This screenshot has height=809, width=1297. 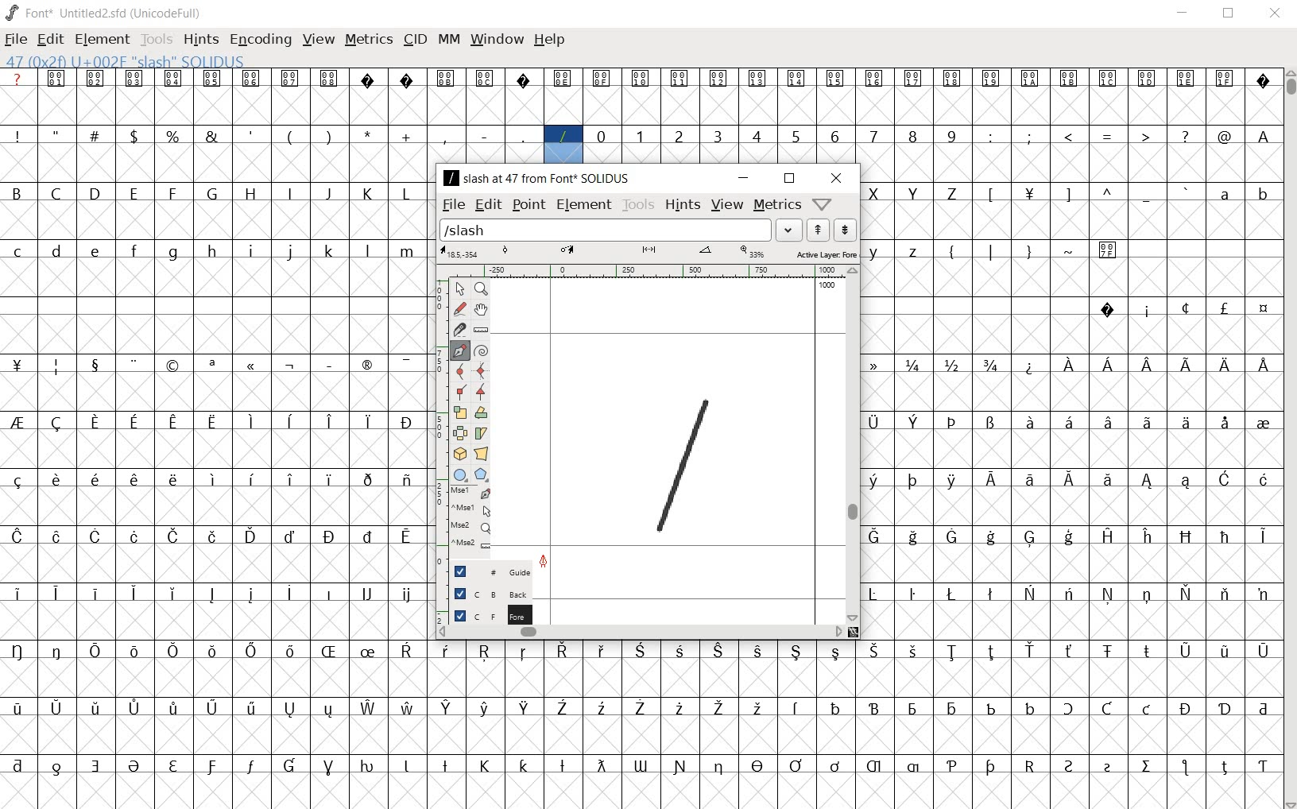 I want to click on special letters, so click(x=213, y=480).